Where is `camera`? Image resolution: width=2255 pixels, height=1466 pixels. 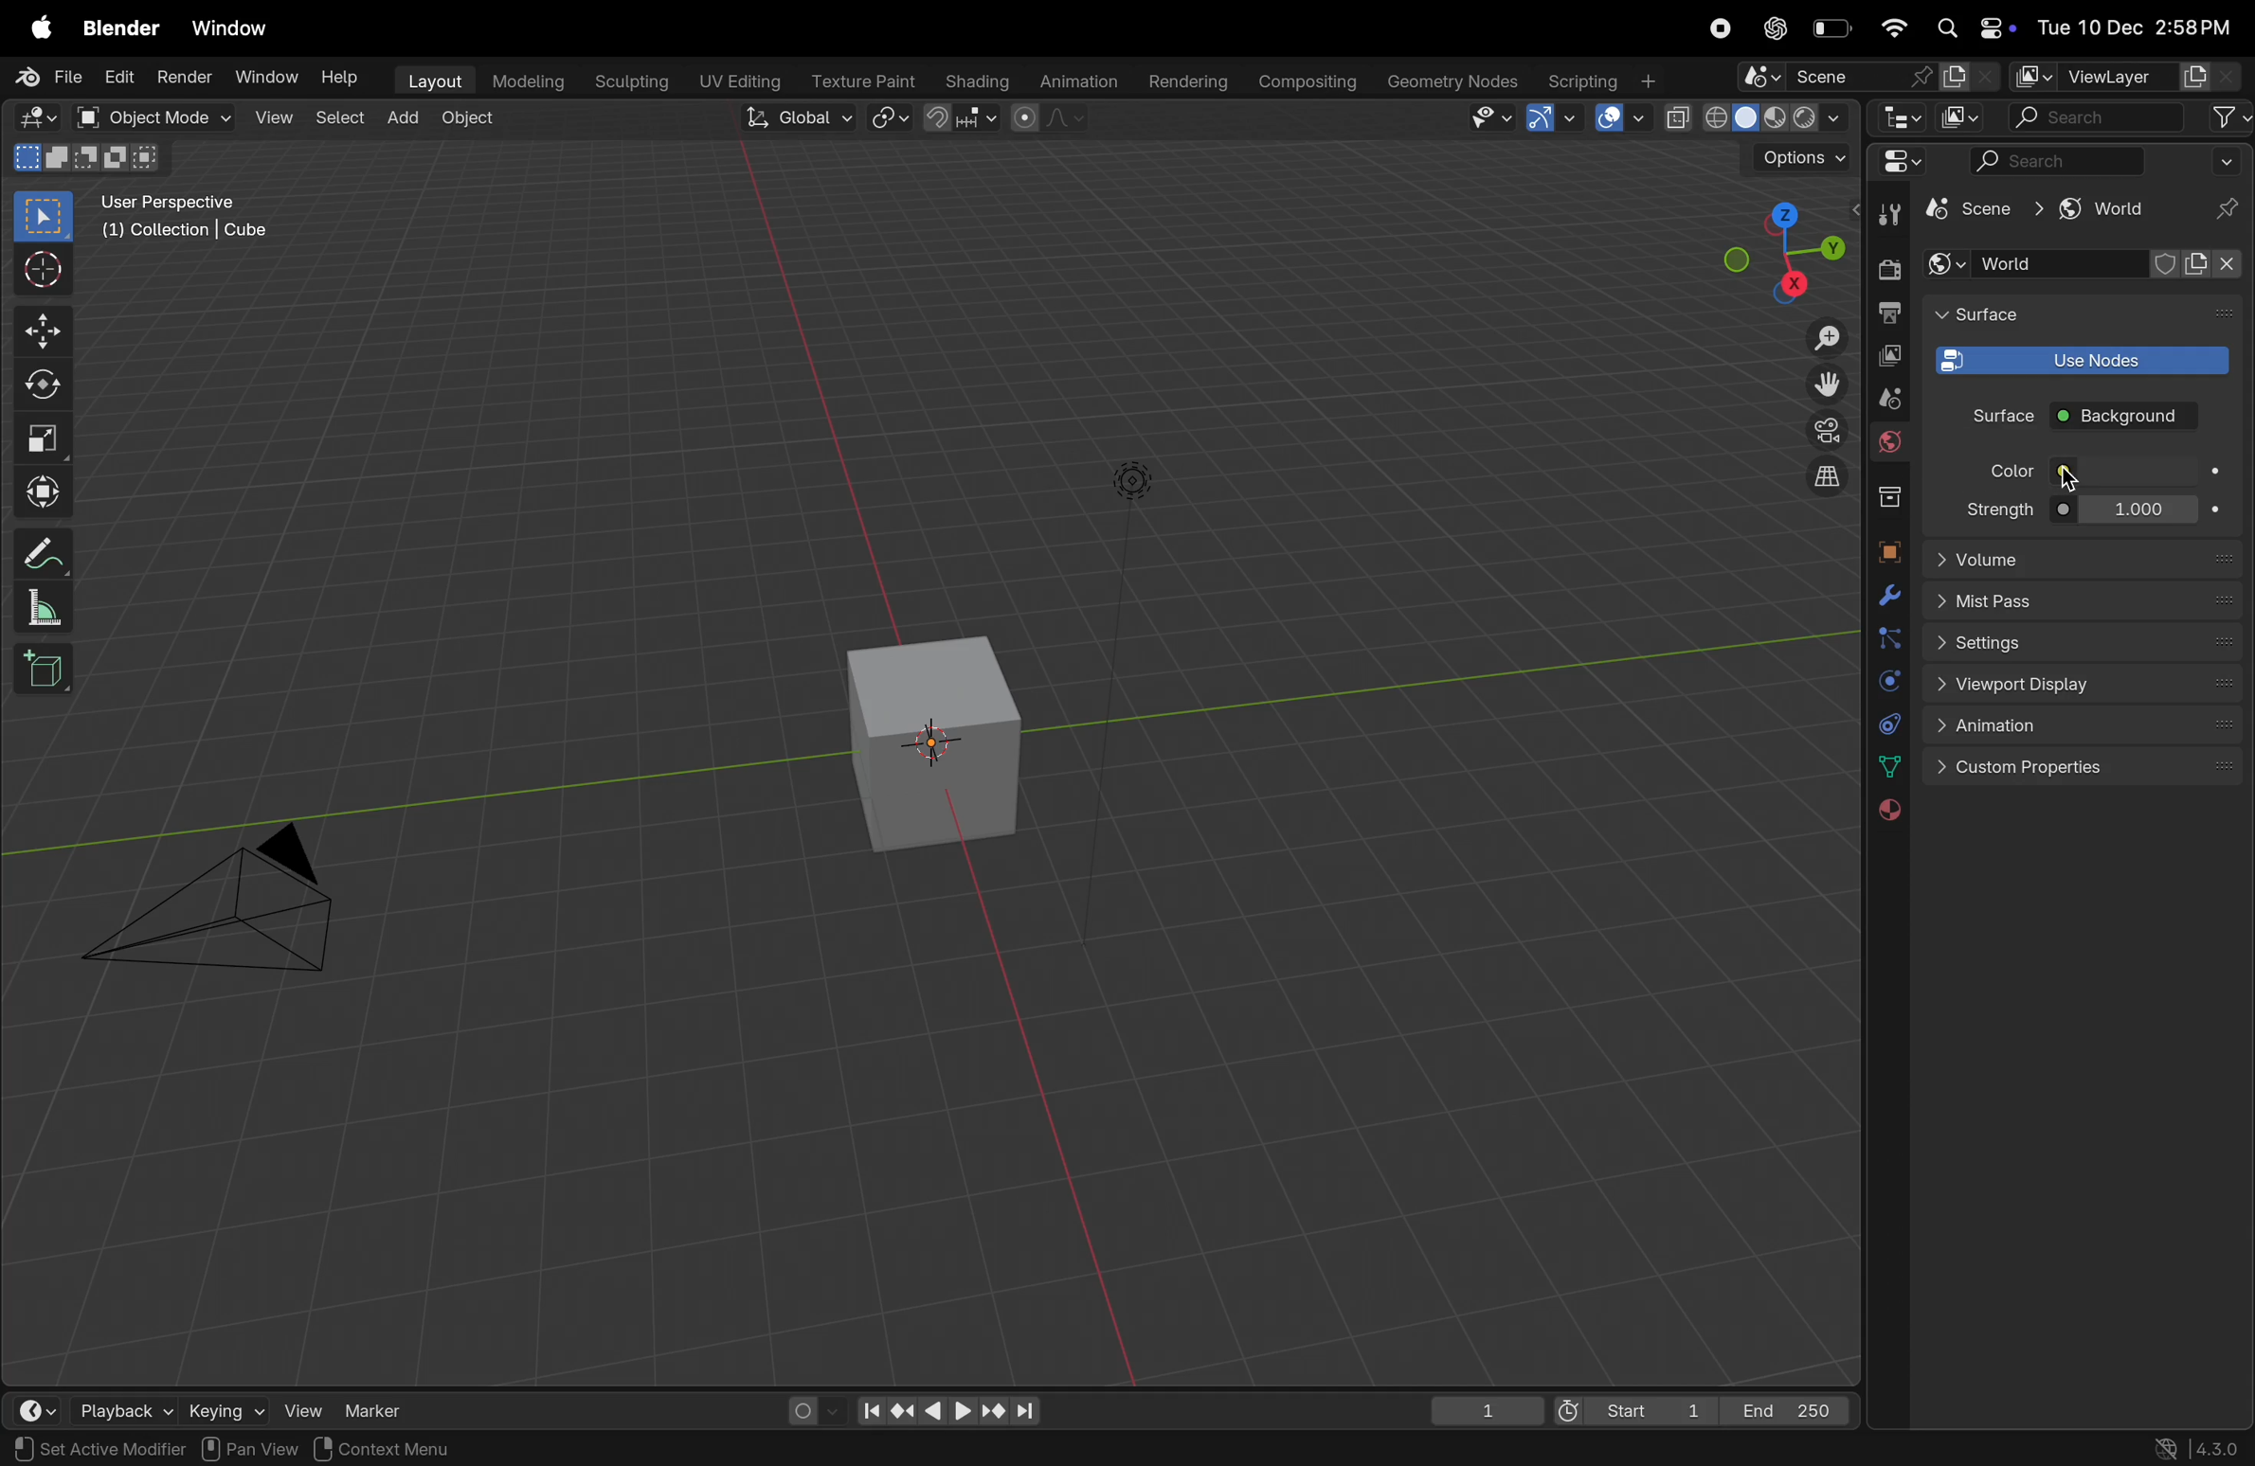 camera is located at coordinates (225, 907).